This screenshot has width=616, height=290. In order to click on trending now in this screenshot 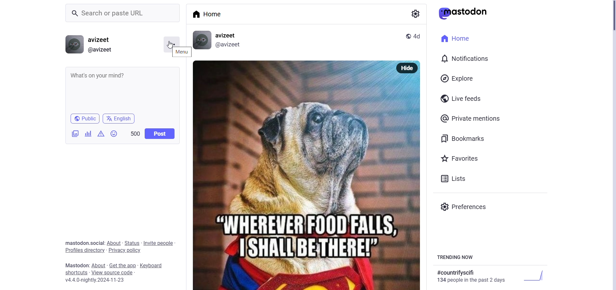, I will do `click(455, 258)`.